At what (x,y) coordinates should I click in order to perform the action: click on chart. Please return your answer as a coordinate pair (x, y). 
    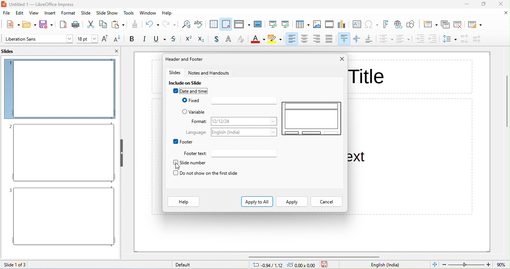
    Looking at the image, I should click on (343, 25).